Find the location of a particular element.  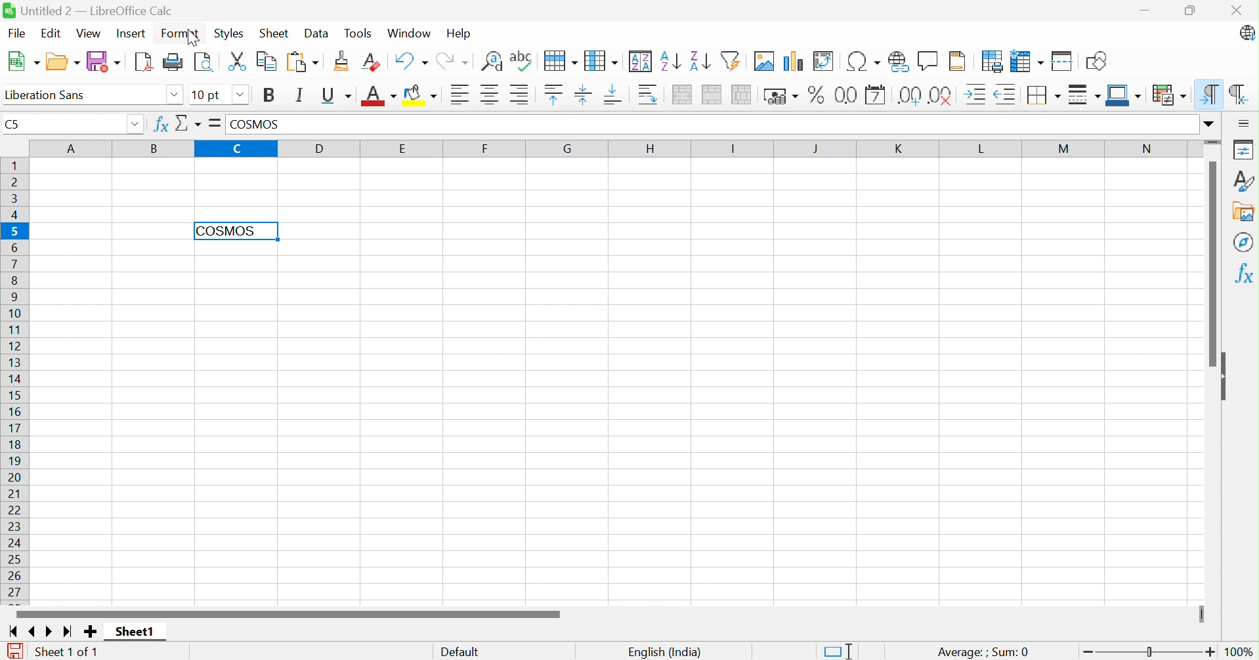

Show Draw  Functions is located at coordinates (1099, 60).